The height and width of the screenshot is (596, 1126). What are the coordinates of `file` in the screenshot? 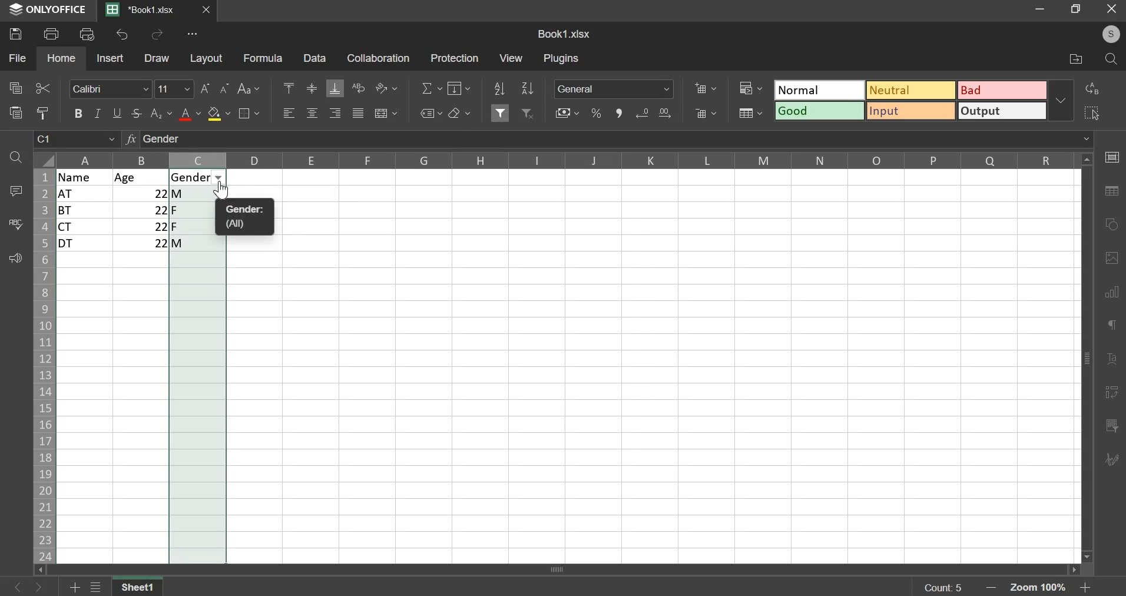 It's located at (17, 58).